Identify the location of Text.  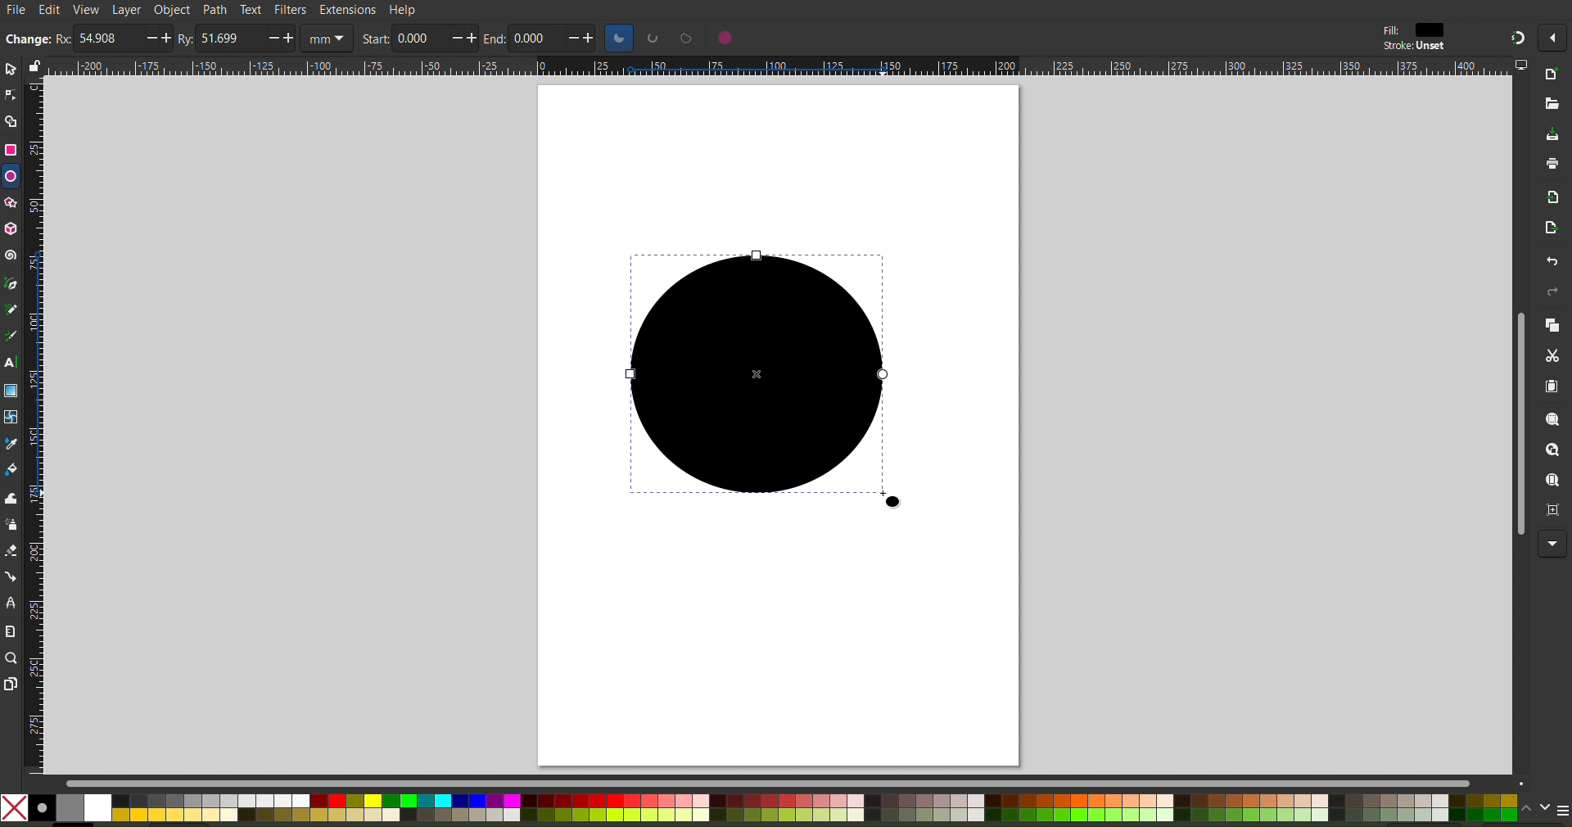
(251, 10).